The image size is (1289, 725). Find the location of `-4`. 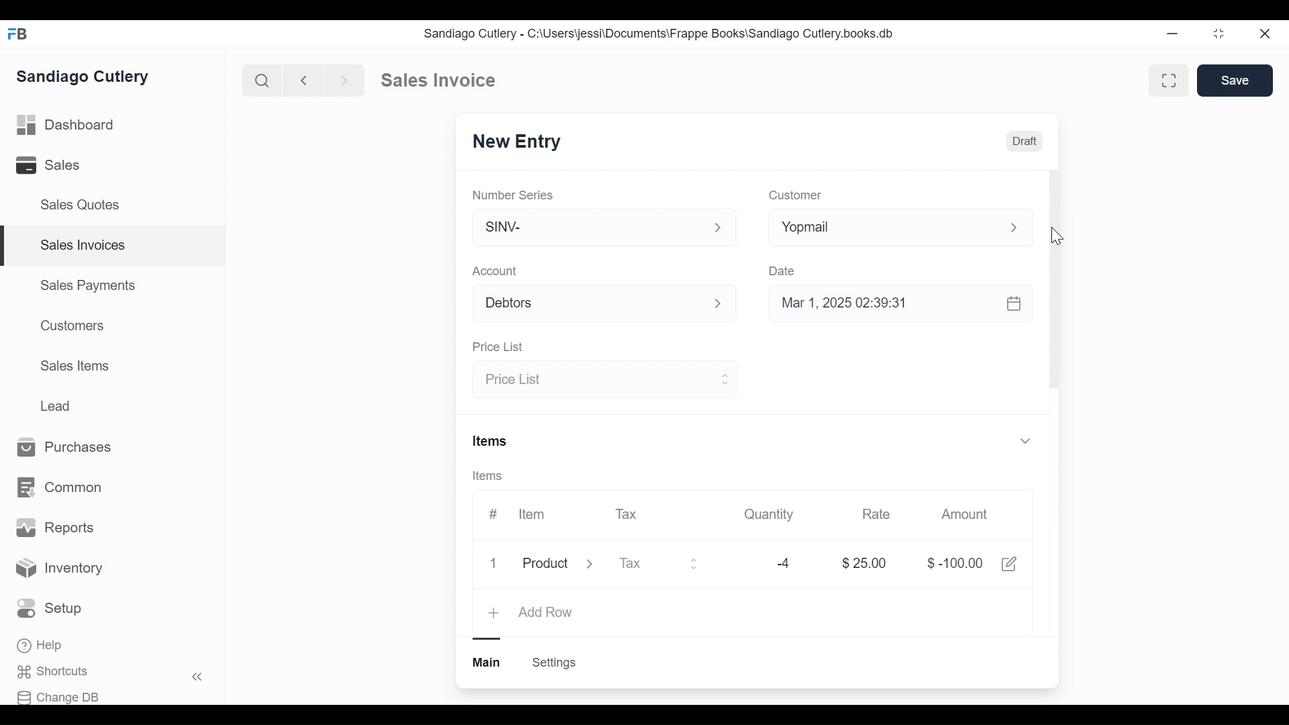

-4 is located at coordinates (784, 564).